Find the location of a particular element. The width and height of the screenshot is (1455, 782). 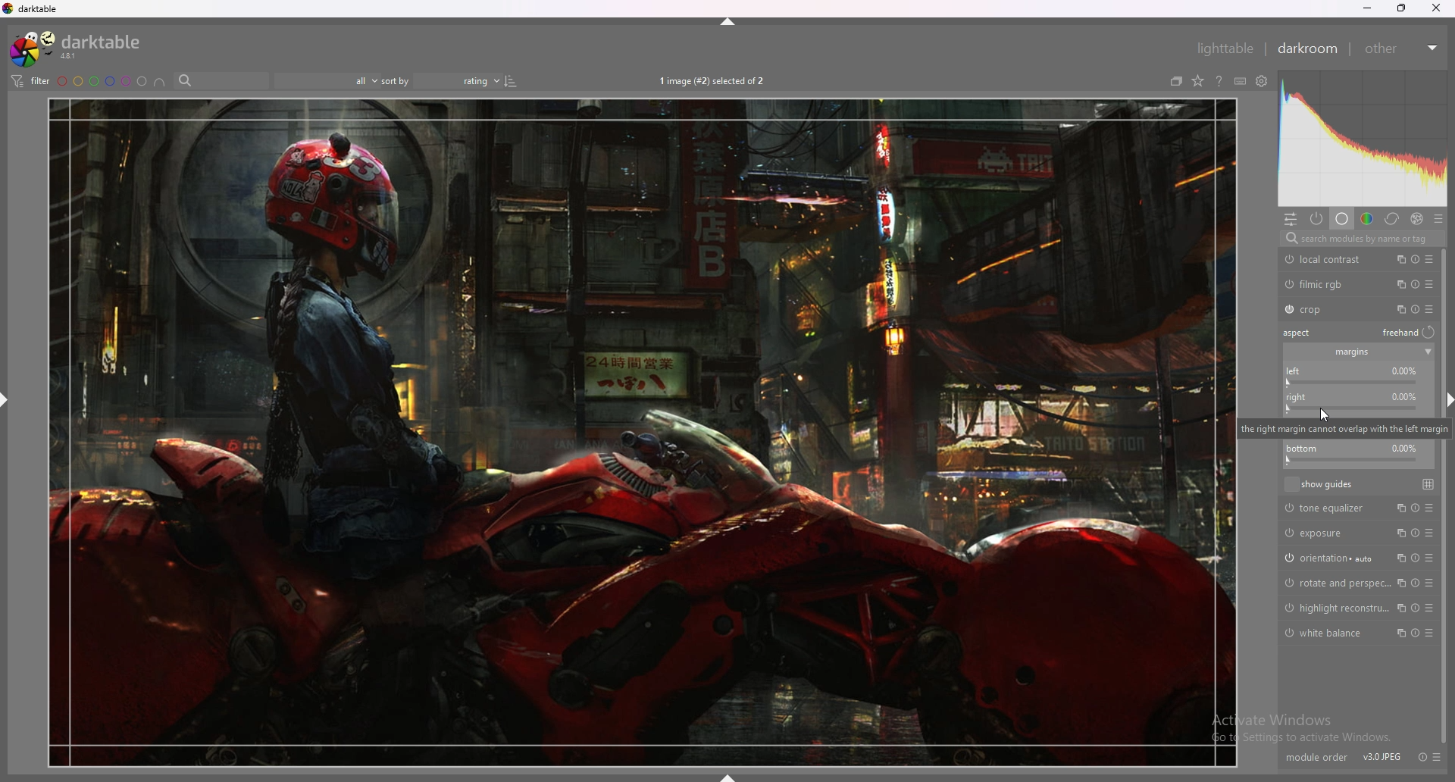

change type of overlays is located at coordinates (1197, 81).